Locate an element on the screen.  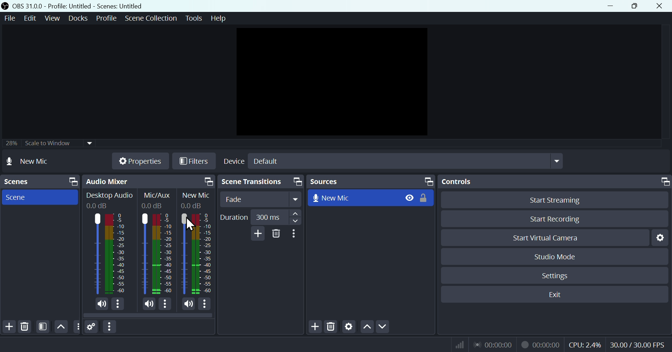
Studio mode is located at coordinates (555, 256).